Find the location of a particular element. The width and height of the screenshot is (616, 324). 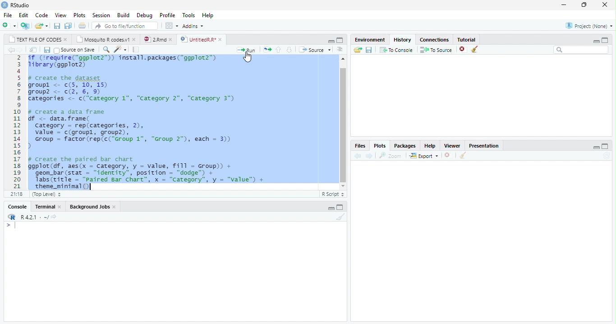

clear console is located at coordinates (340, 218).